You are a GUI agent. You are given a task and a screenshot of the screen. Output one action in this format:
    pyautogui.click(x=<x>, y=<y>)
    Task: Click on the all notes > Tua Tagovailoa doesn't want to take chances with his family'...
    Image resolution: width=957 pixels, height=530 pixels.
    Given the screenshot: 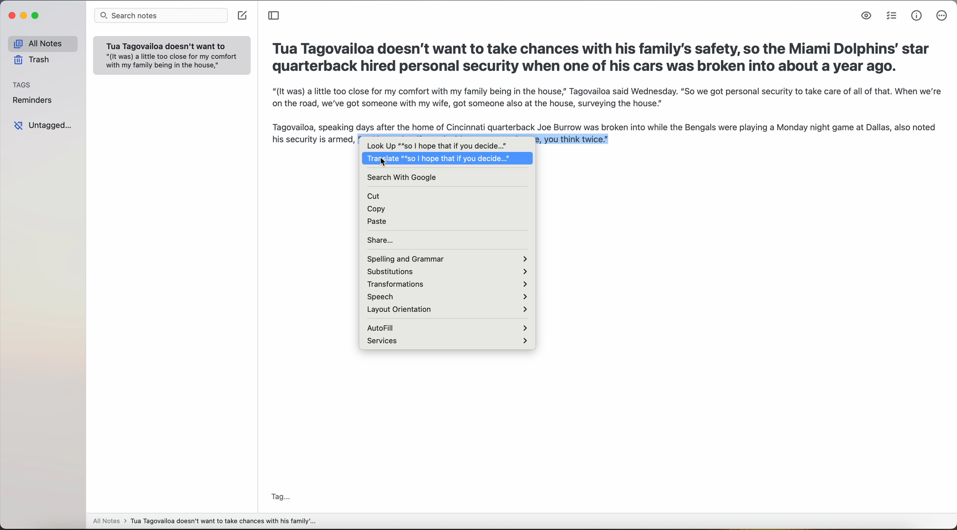 What is the action you would take?
    pyautogui.click(x=204, y=521)
    